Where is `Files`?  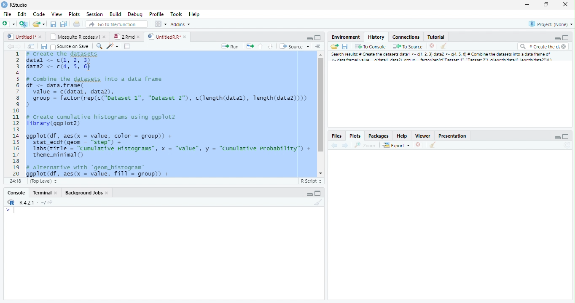
Files is located at coordinates (336, 135).